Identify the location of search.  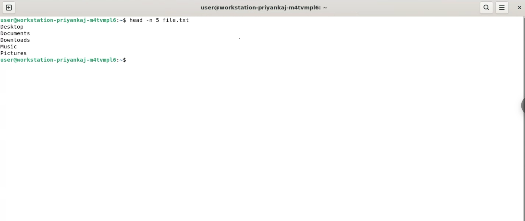
(487, 7).